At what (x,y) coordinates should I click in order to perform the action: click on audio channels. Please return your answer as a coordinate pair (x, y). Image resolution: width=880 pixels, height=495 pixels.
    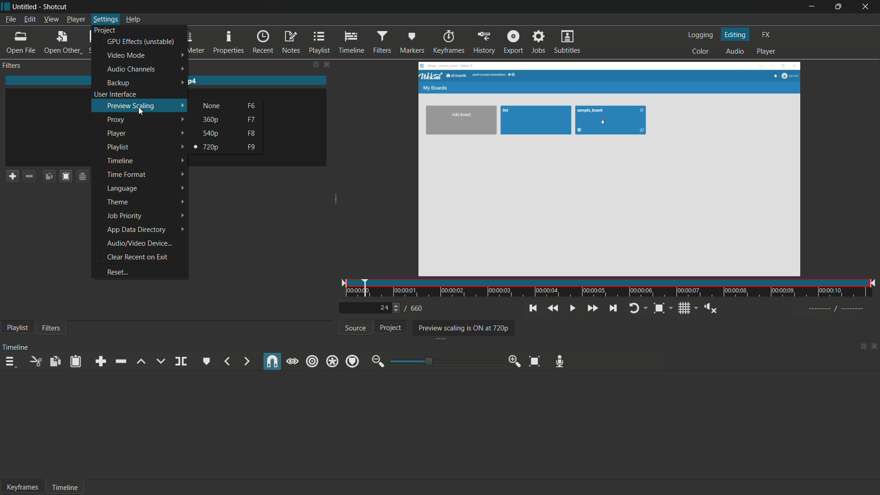
    Looking at the image, I should click on (131, 69).